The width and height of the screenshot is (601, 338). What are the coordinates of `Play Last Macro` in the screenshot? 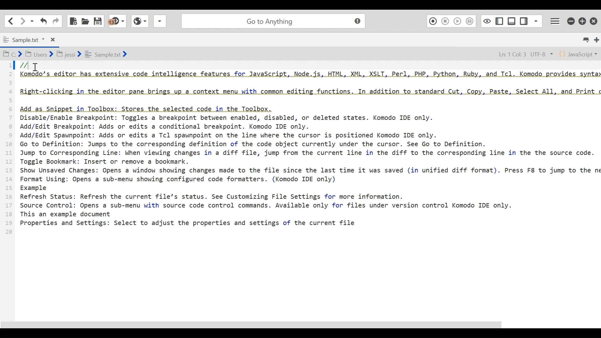 It's located at (457, 21).